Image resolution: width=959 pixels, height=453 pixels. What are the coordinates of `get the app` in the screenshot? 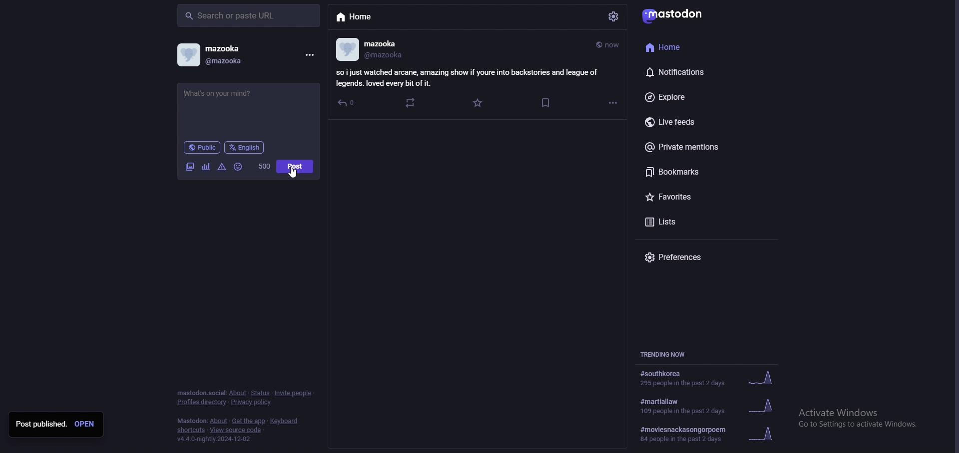 It's located at (250, 421).